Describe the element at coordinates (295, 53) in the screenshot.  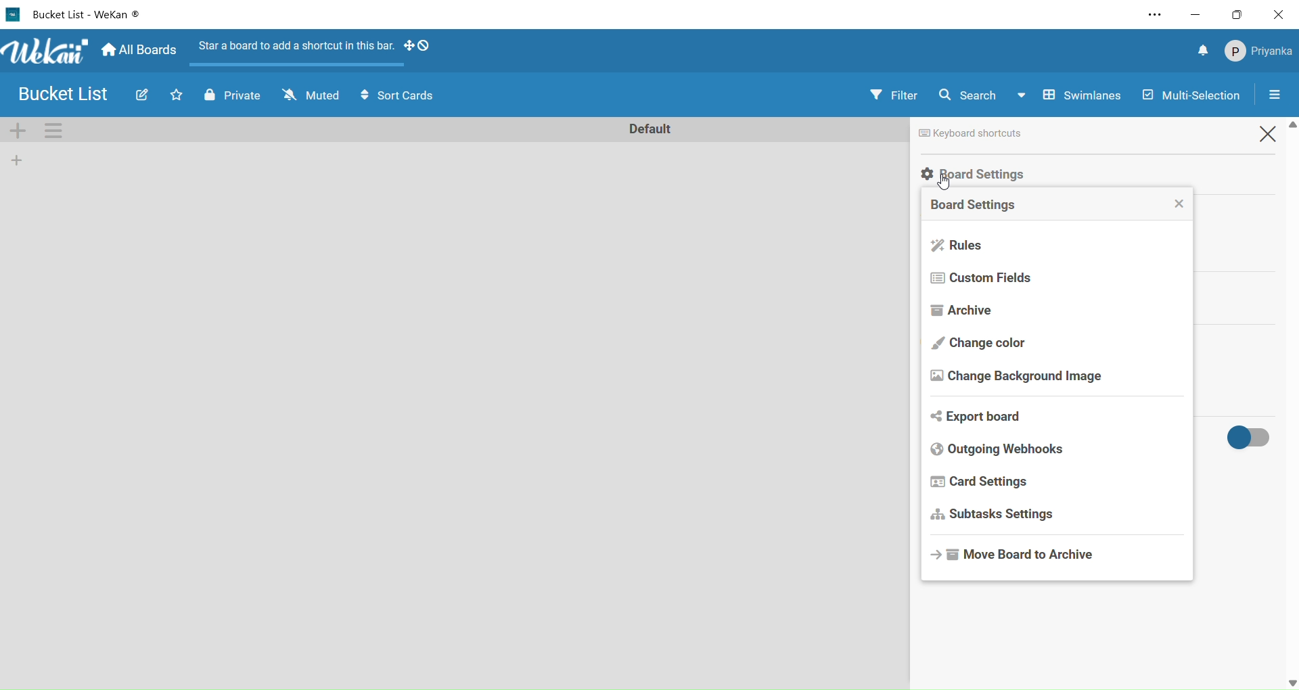
I see `start a board to add a shortcut in this bar.` at that location.